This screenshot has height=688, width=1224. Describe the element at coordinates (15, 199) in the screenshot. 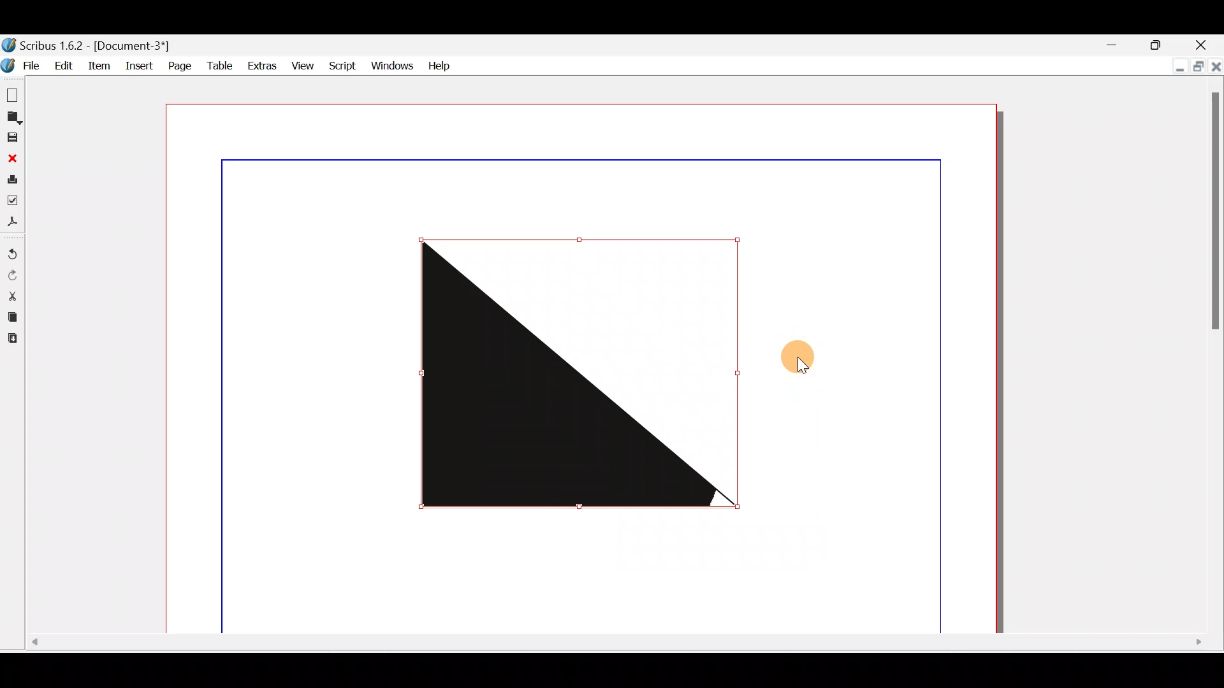

I see `Preflight verifier` at that location.